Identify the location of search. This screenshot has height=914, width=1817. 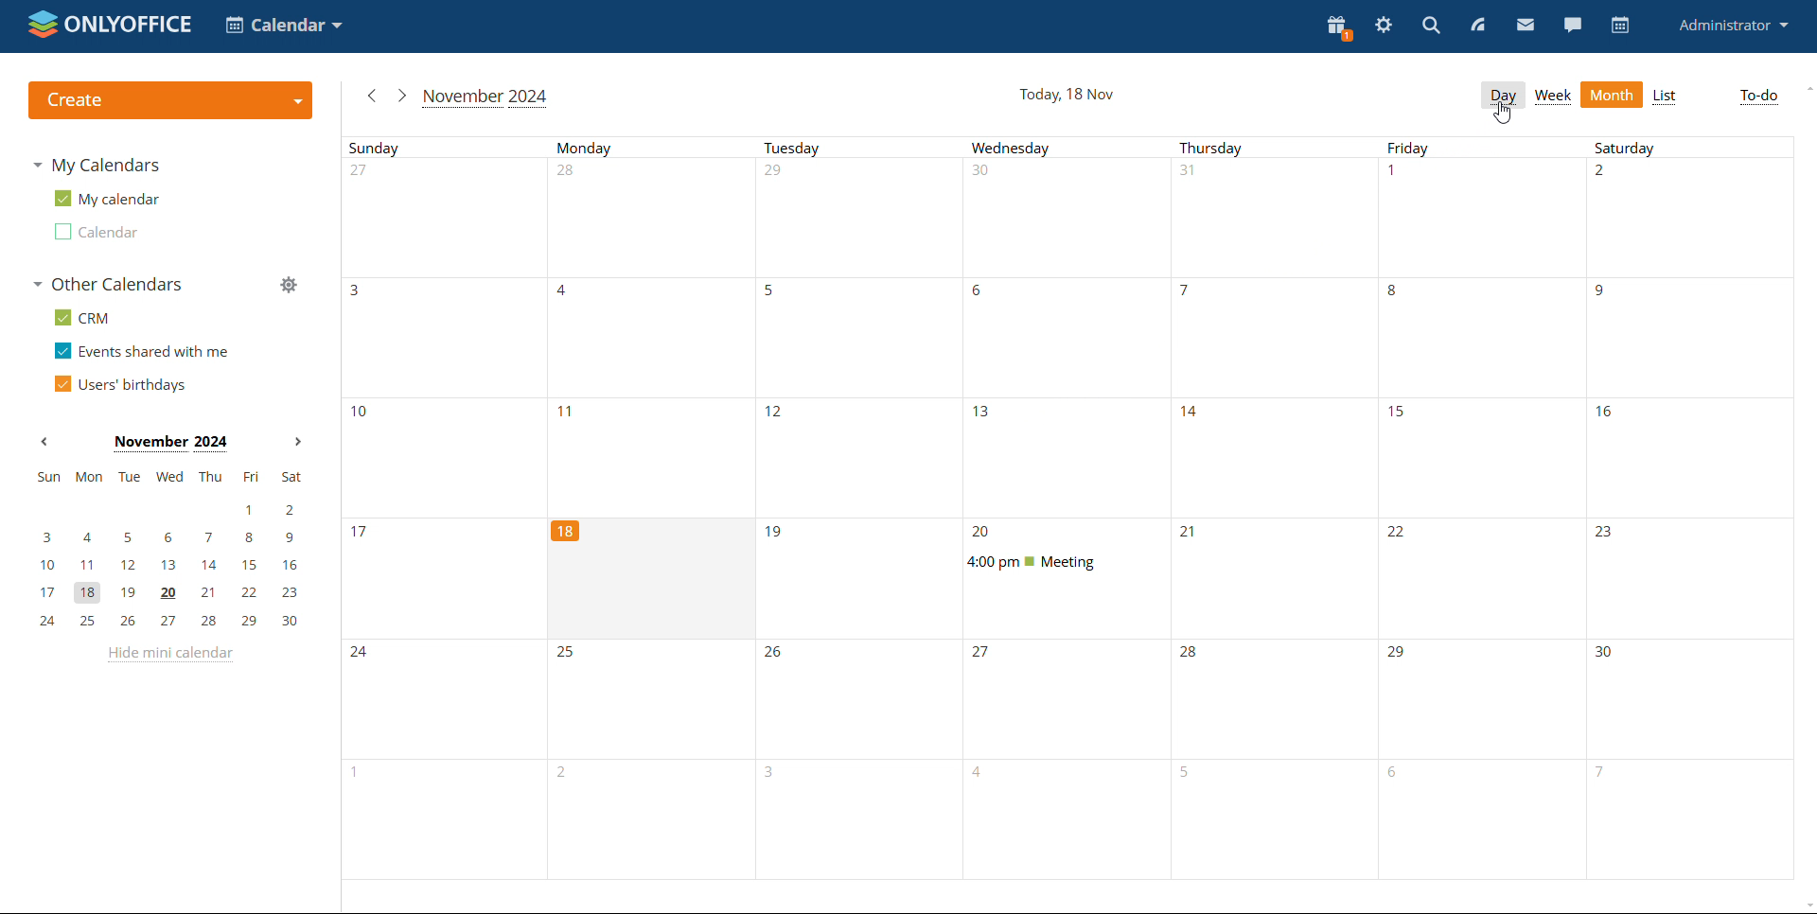
(1430, 26).